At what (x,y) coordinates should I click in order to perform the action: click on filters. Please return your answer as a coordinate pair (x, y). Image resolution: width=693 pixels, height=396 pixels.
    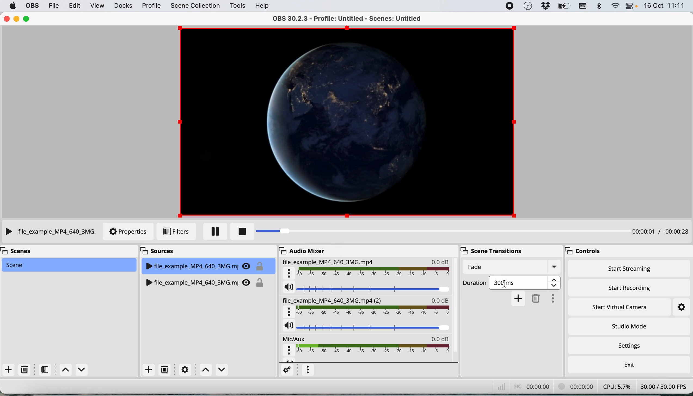
    Looking at the image, I should click on (177, 233).